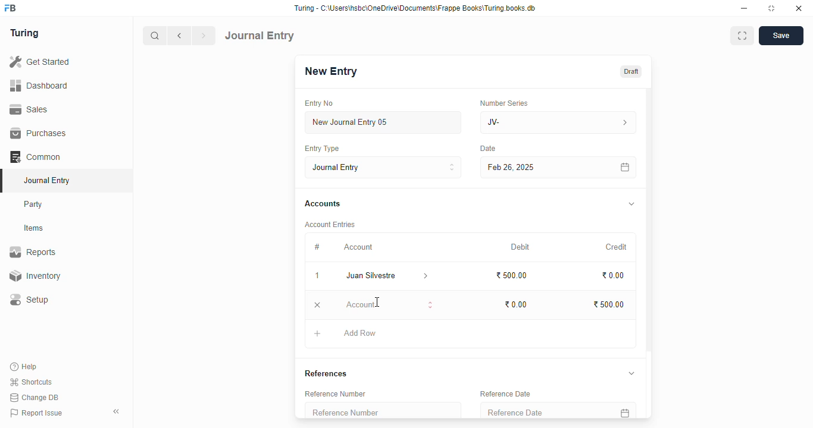 This screenshot has width=813, height=428. I want to click on common, so click(36, 157).